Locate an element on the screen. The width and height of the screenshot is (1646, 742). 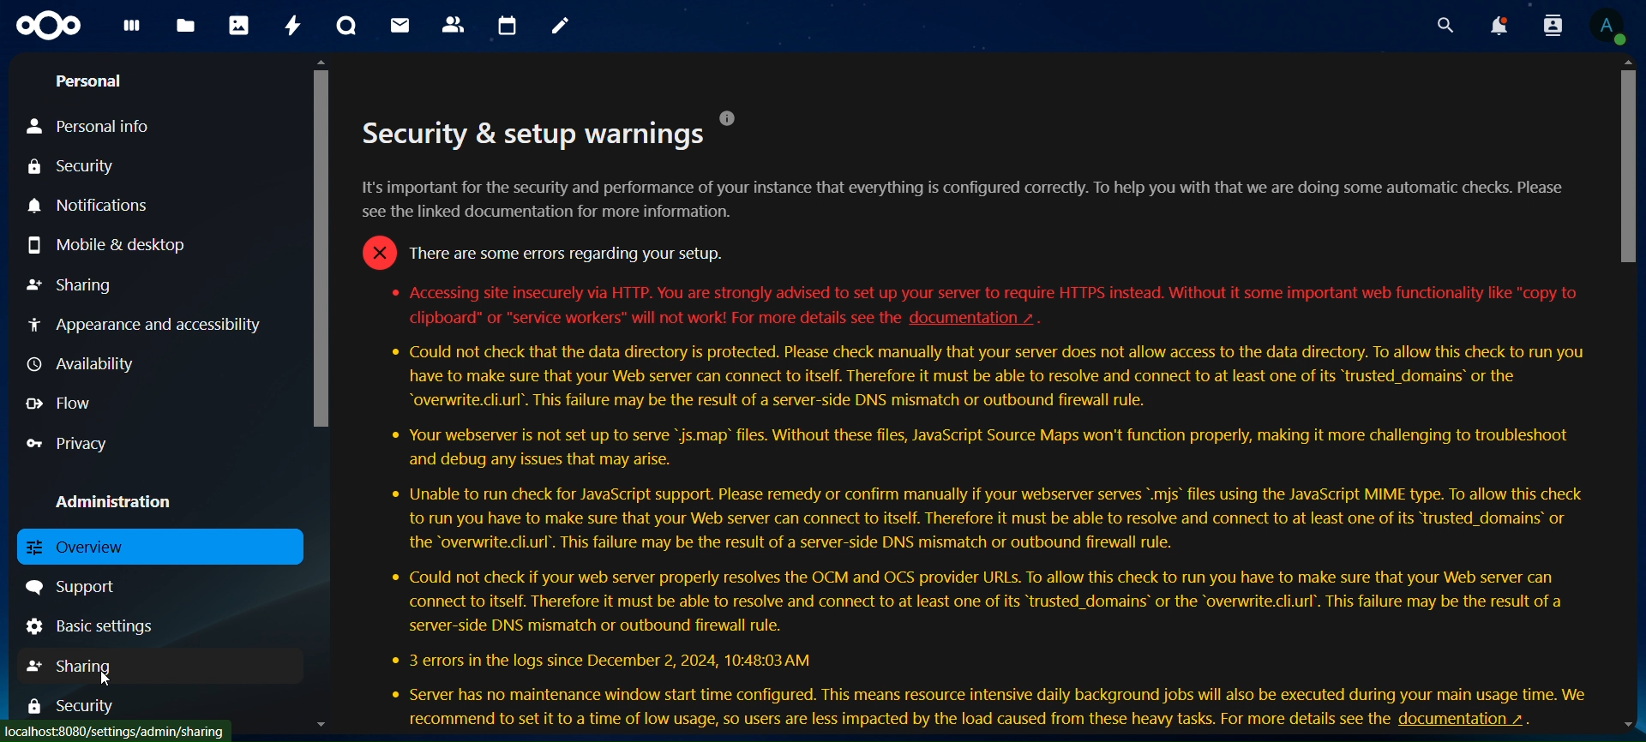
contact is located at coordinates (454, 23).